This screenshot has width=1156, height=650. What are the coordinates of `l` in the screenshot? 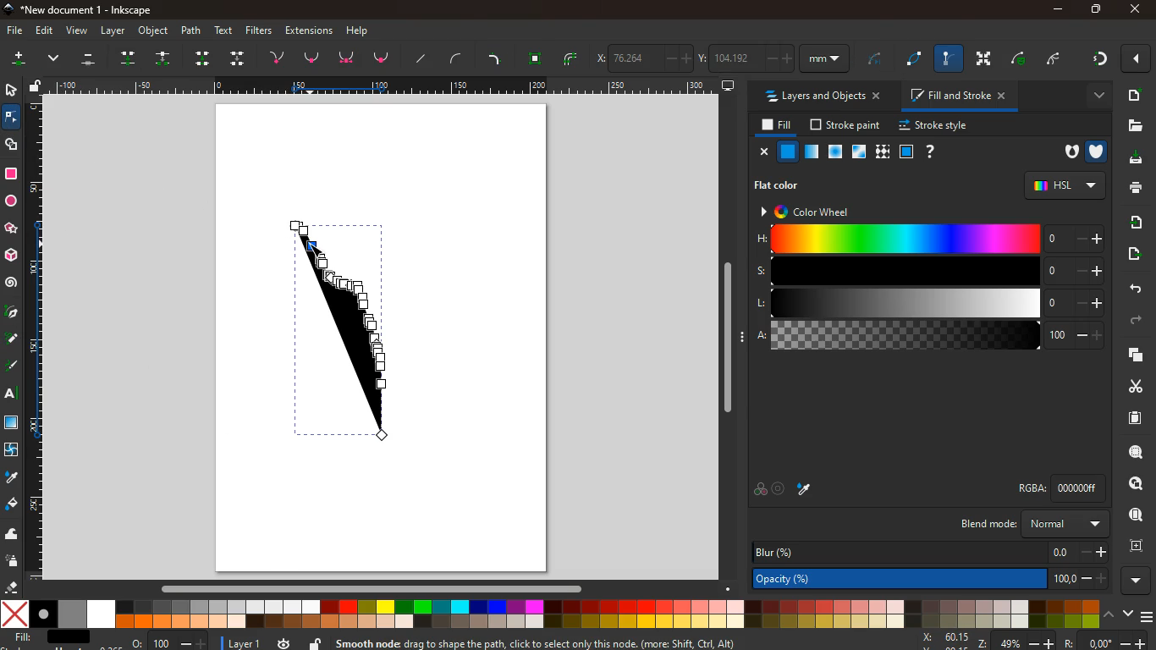 It's located at (926, 303).